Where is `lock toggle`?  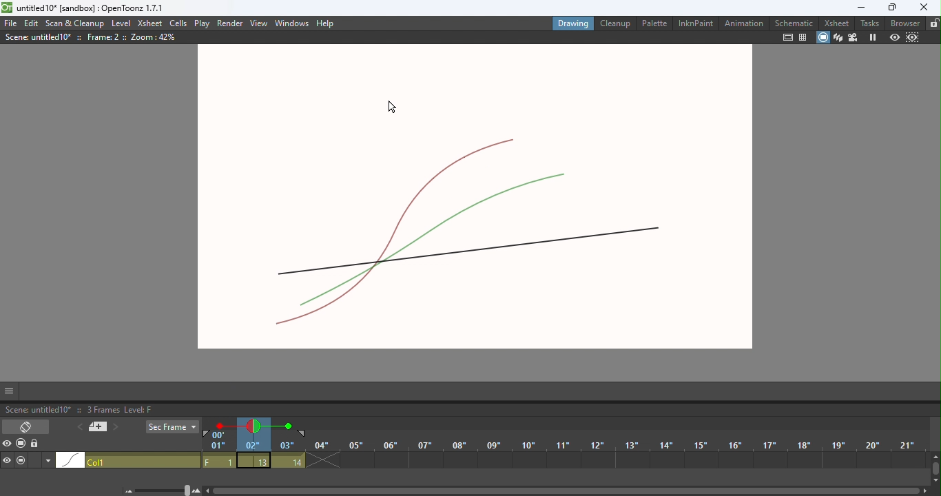
lock toggle is located at coordinates (36, 446).